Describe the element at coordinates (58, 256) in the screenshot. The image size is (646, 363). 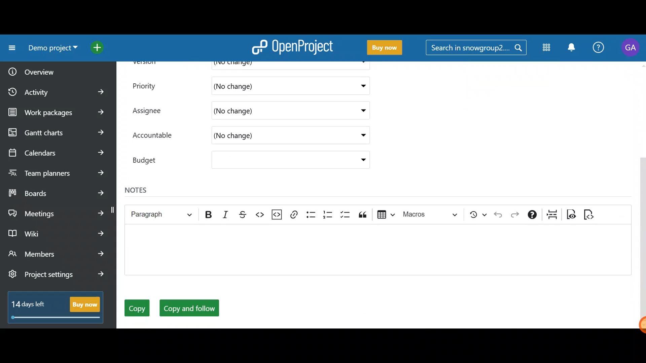
I see `Members` at that location.